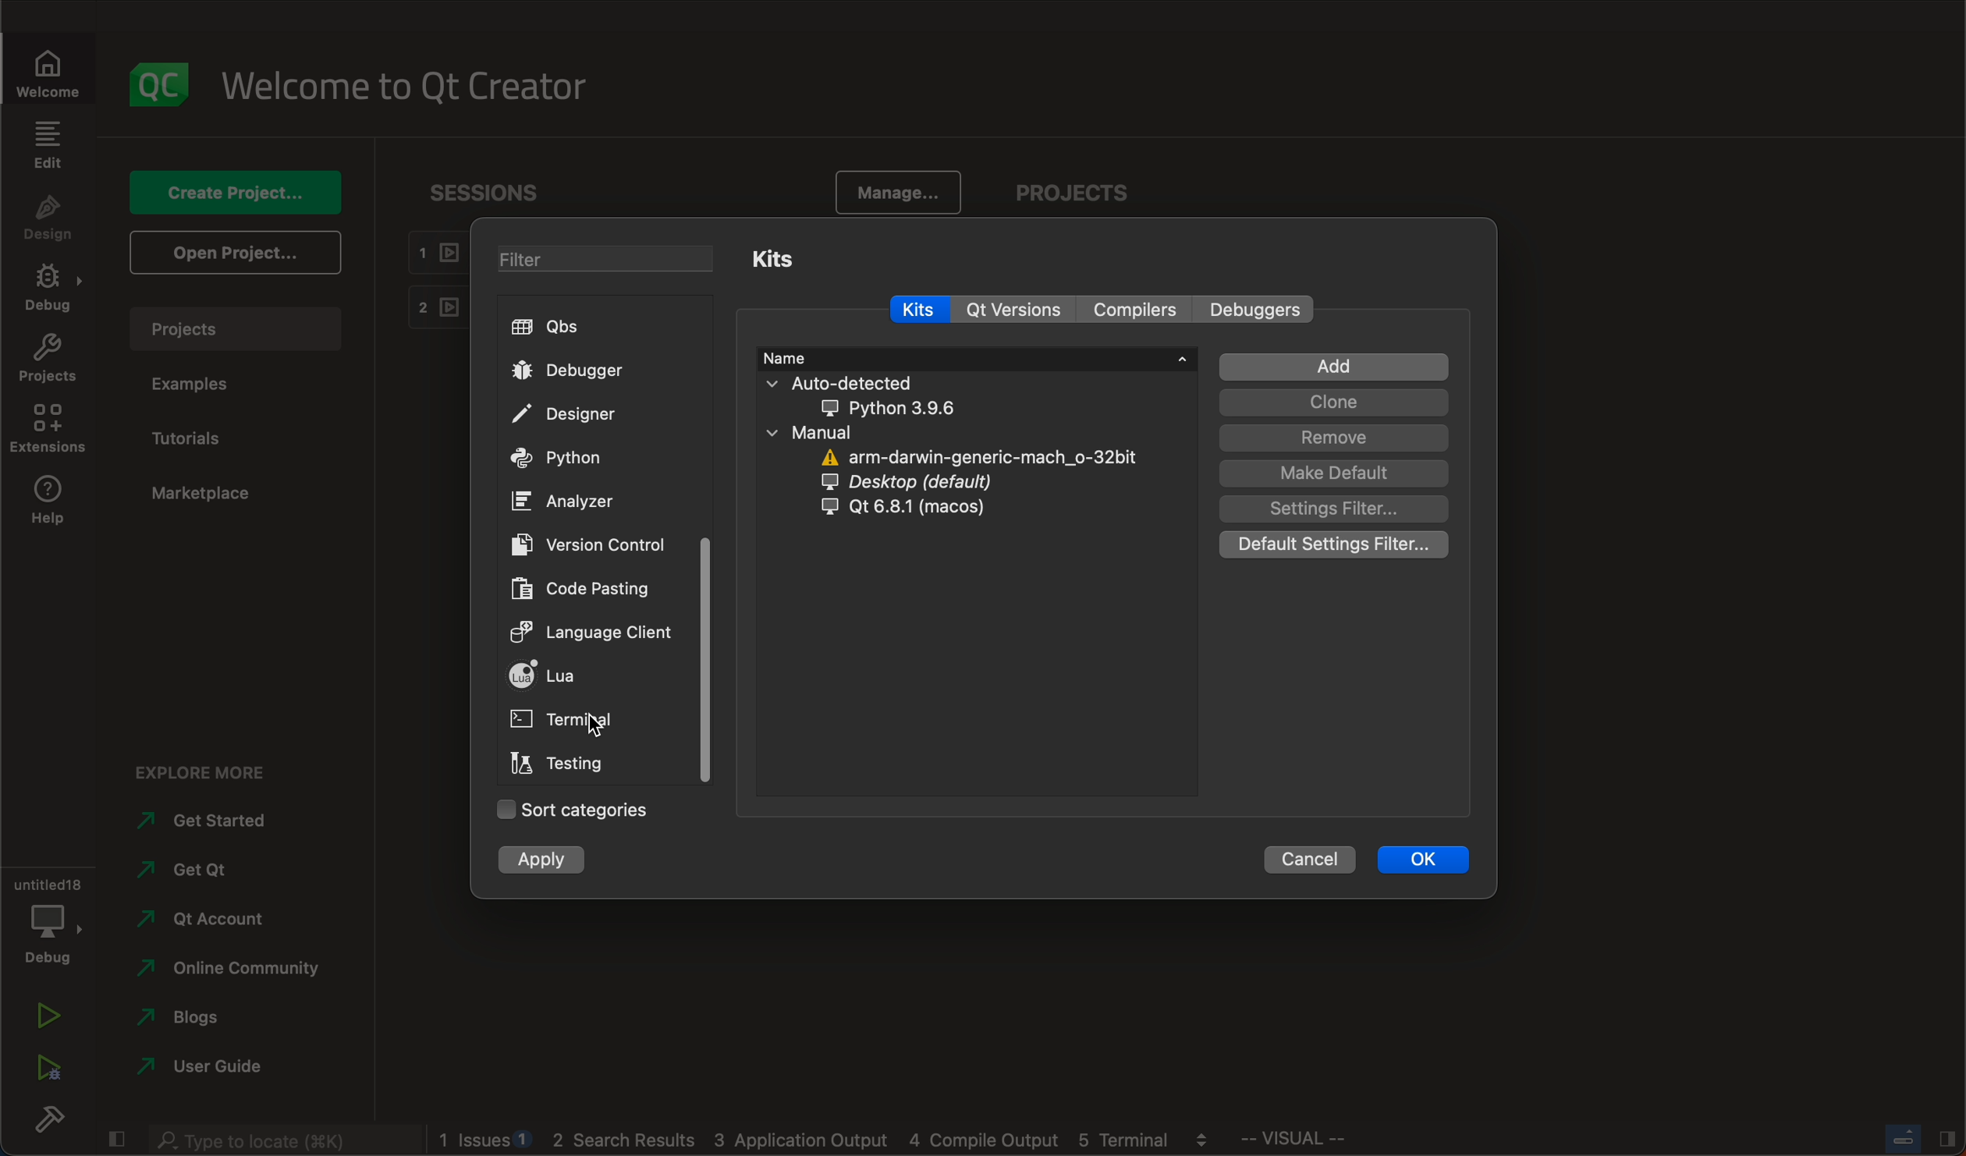 This screenshot has height=1156, width=1966. Describe the element at coordinates (1260, 308) in the screenshot. I see `debuggers` at that location.